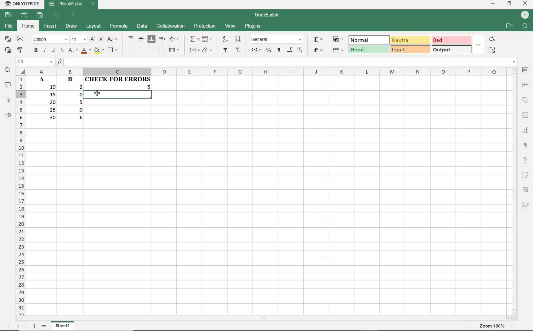  I want to click on , so click(514, 326).